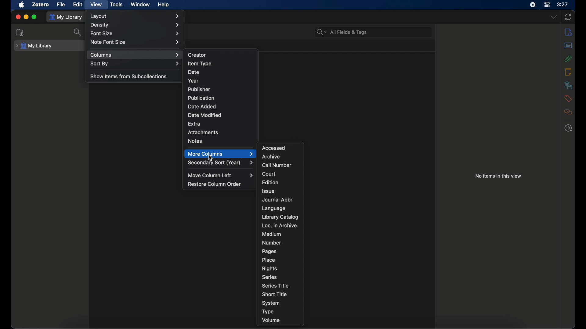  What do you see at coordinates (269, 269) in the screenshot?
I see `rights` at bounding box center [269, 269].